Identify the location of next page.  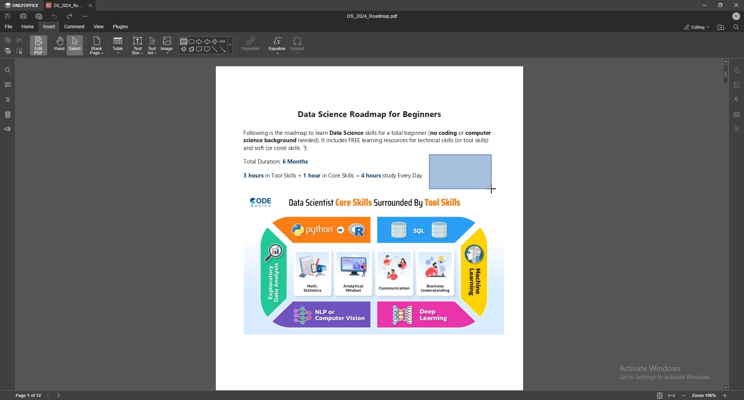
(61, 394).